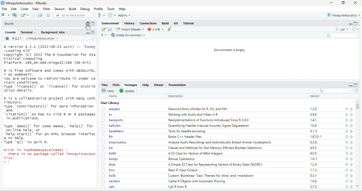 Image resolution: width=362 pixels, height=191 pixels. Describe the element at coordinates (108, 148) in the screenshot. I see `bit` at that location.